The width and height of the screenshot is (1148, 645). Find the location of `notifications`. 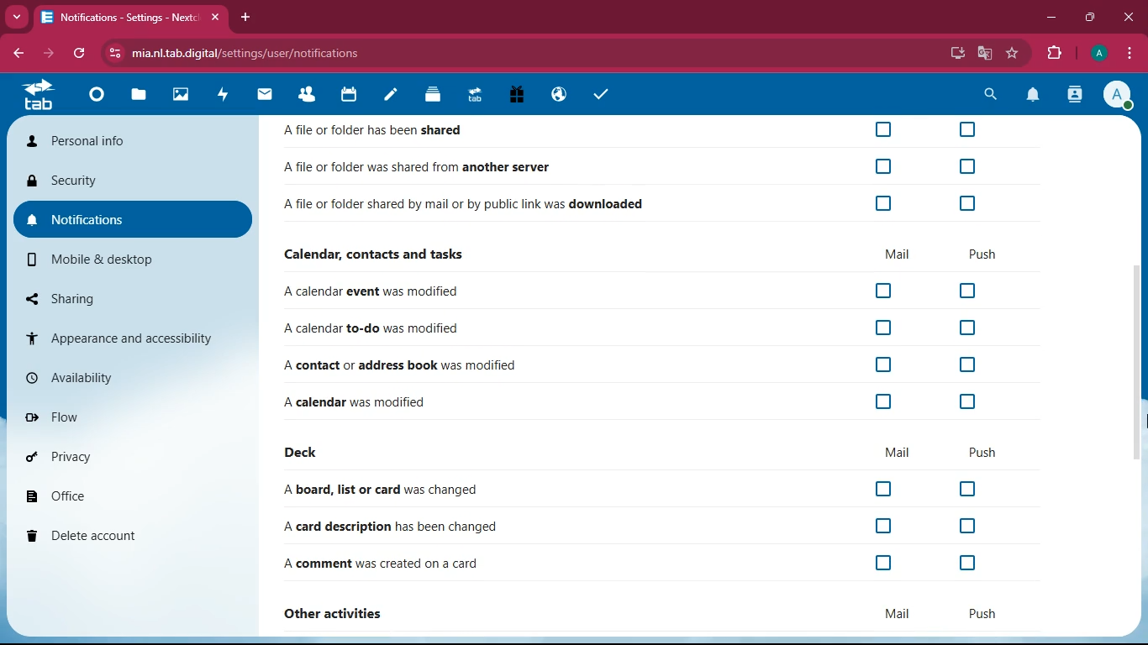

notifications is located at coordinates (1030, 96).